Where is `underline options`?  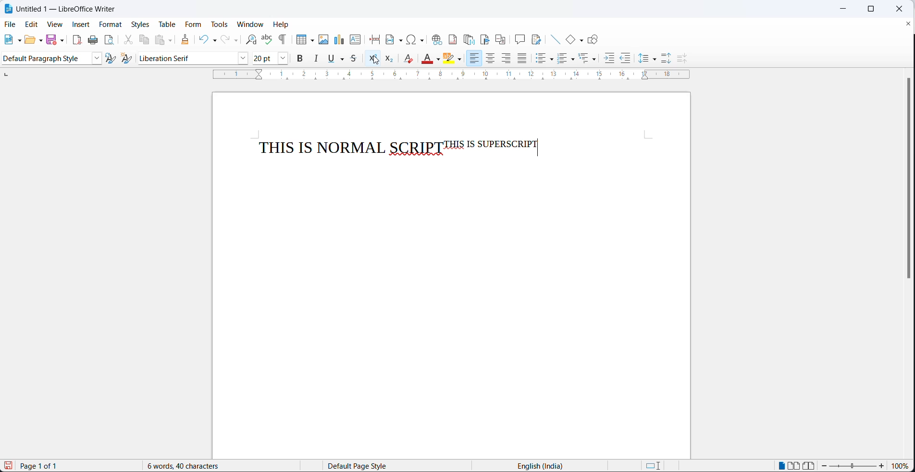
underline options is located at coordinates (345, 59).